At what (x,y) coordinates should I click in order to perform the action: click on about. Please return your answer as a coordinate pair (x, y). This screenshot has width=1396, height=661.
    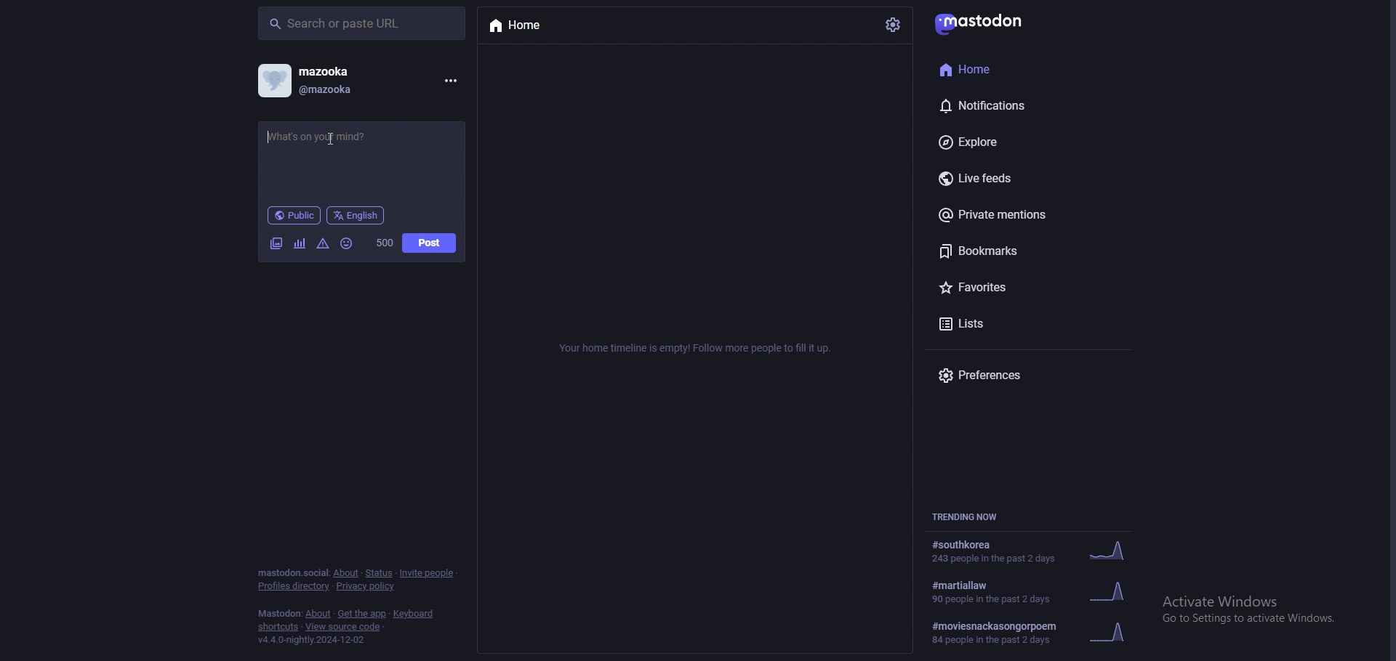
    Looking at the image, I should click on (318, 615).